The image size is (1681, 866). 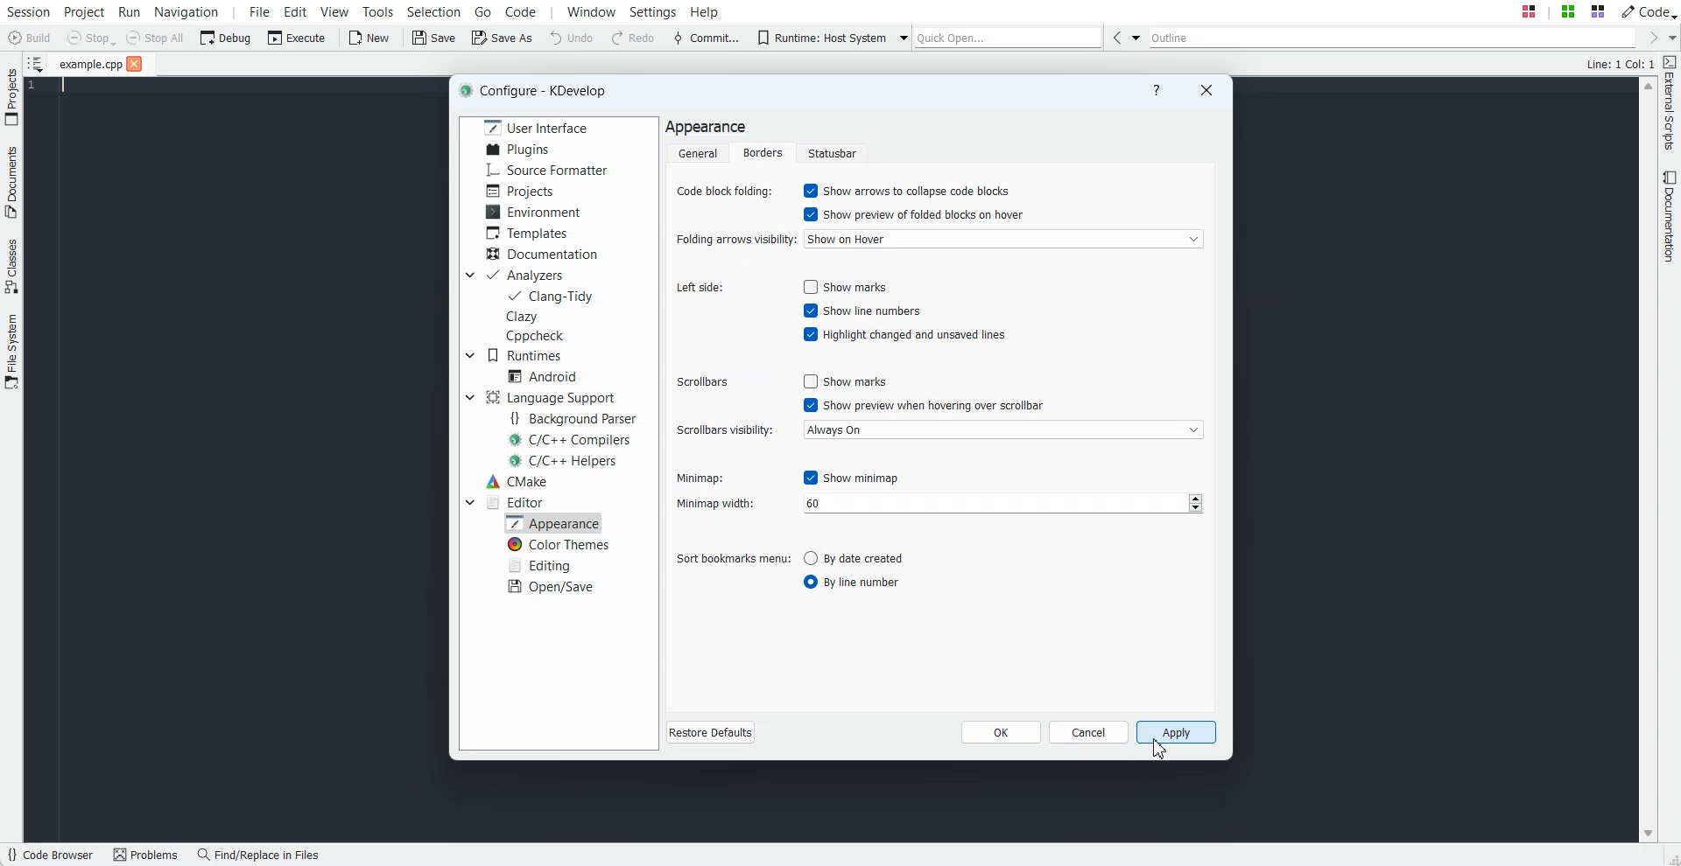 What do you see at coordinates (552, 523) in the screenshot?
I see `Appearance selected` at bounding box center [552, 523].